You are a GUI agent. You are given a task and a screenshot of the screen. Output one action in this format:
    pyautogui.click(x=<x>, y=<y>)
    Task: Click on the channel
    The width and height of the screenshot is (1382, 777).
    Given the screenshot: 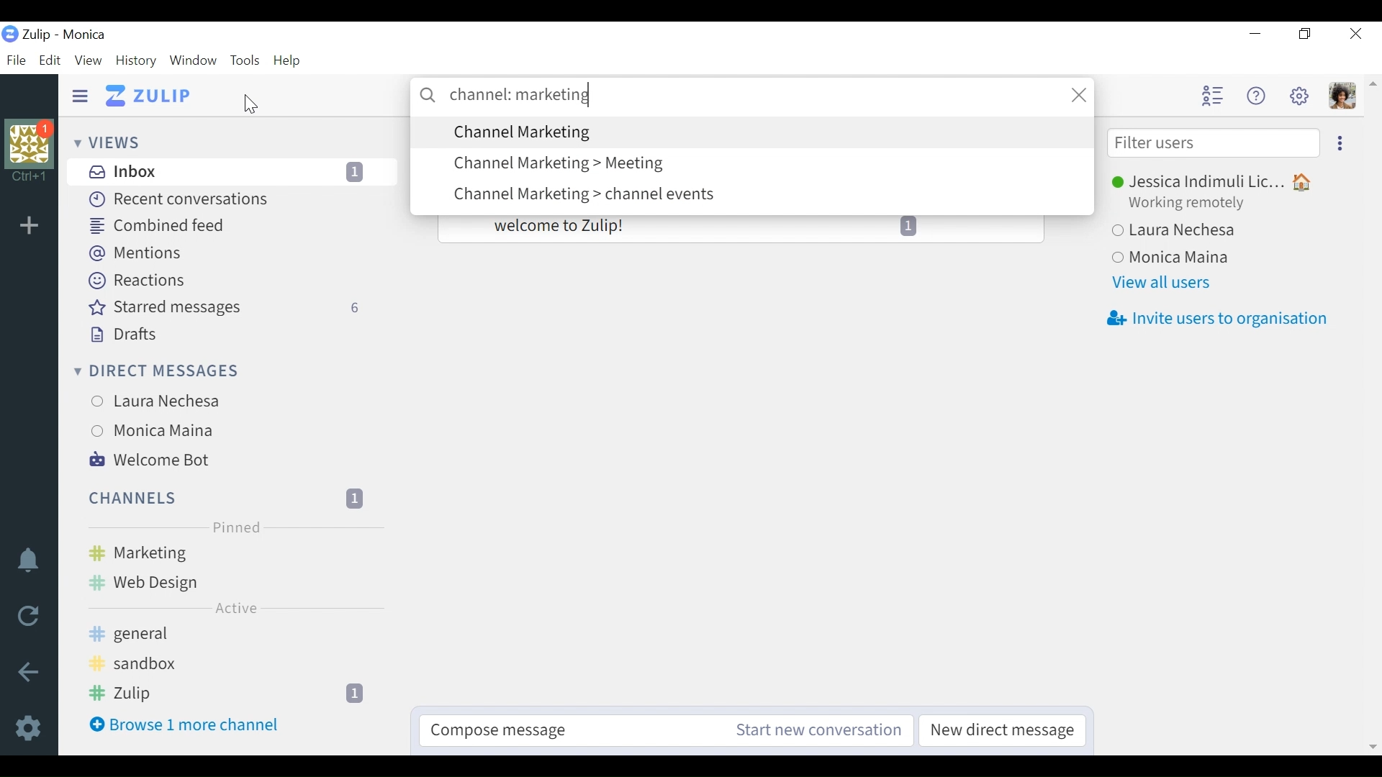 What is the action you would take?
    pyautogui.click(x=235, y=666)
    